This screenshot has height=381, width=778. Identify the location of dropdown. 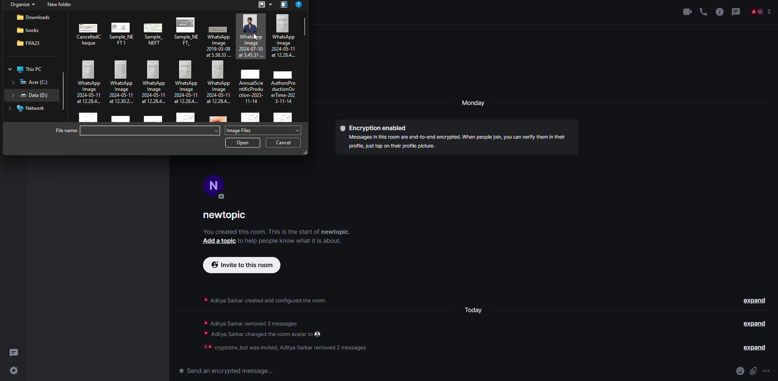
(215, 130).